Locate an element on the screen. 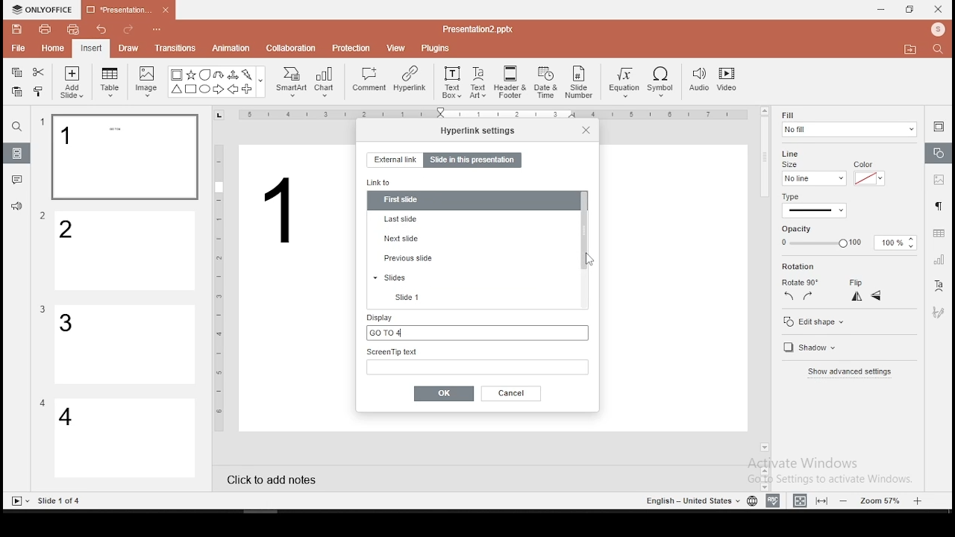 The width and height of the screenshot is (955, 537). opacity is located at coordinates (846, 243).